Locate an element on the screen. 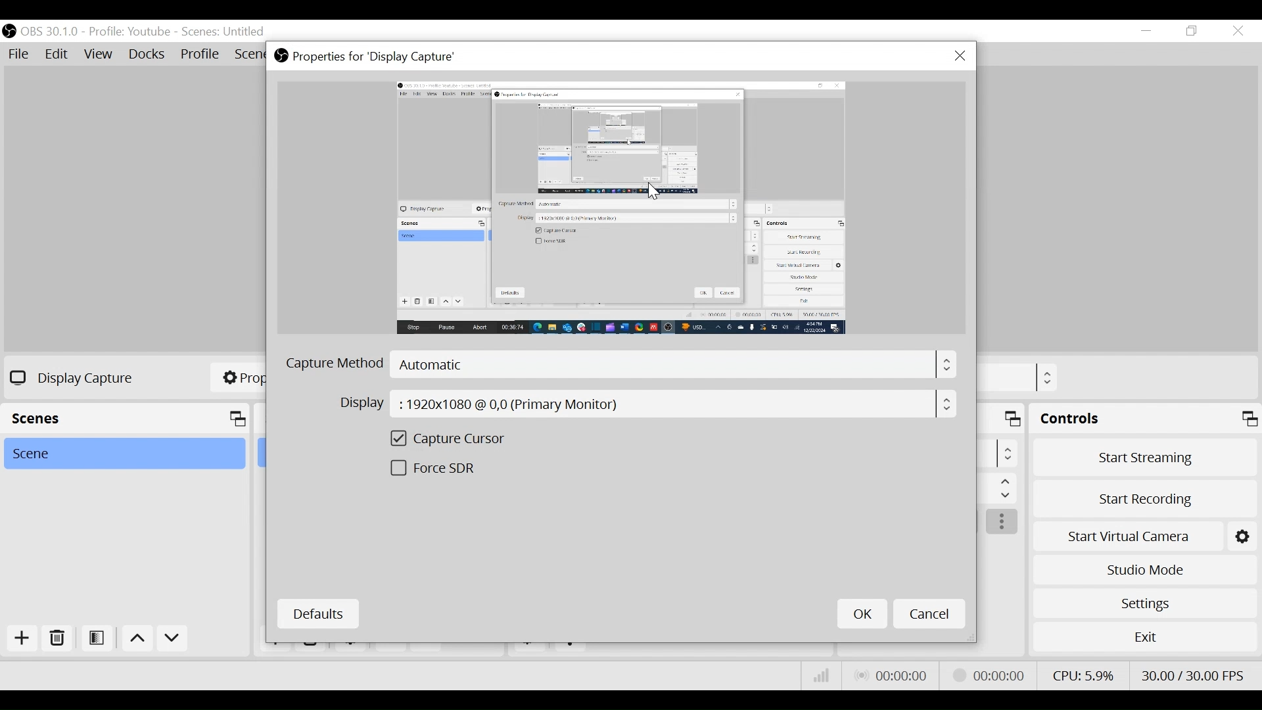 This screenshot has height=710, width=1262. CPU Usage is located at coordinates (1083, 675).